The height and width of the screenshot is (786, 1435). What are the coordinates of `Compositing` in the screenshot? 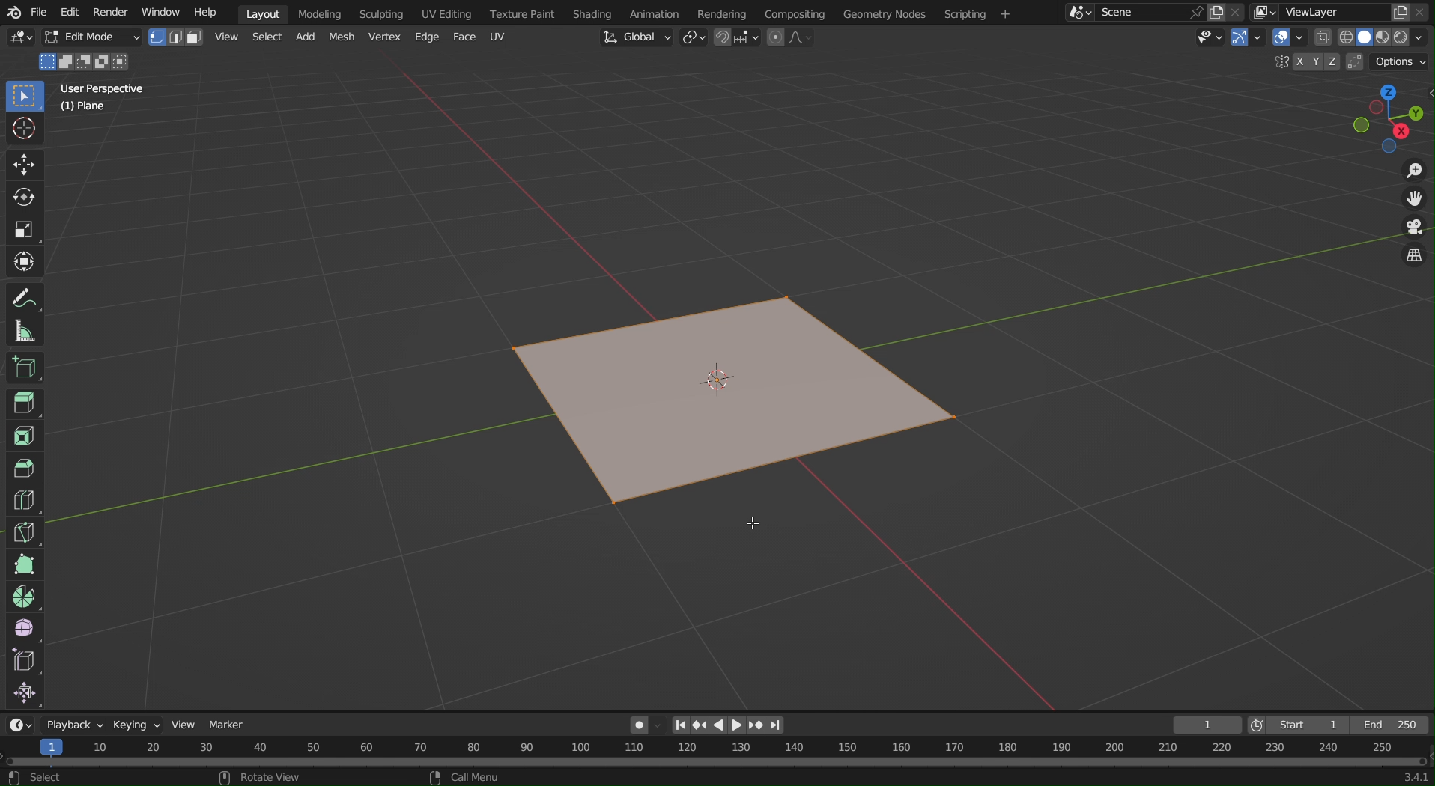 It's located at (798, 13).